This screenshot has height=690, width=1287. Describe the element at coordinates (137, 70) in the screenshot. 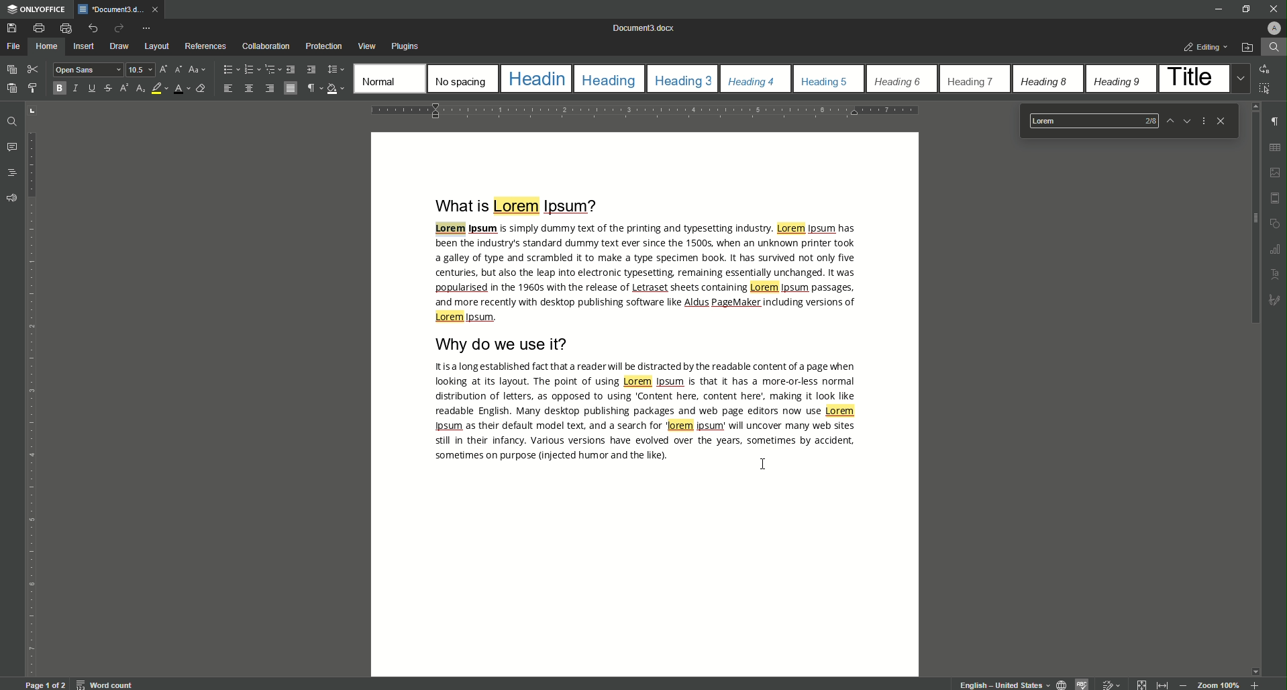

I see `Font Size` at that location.